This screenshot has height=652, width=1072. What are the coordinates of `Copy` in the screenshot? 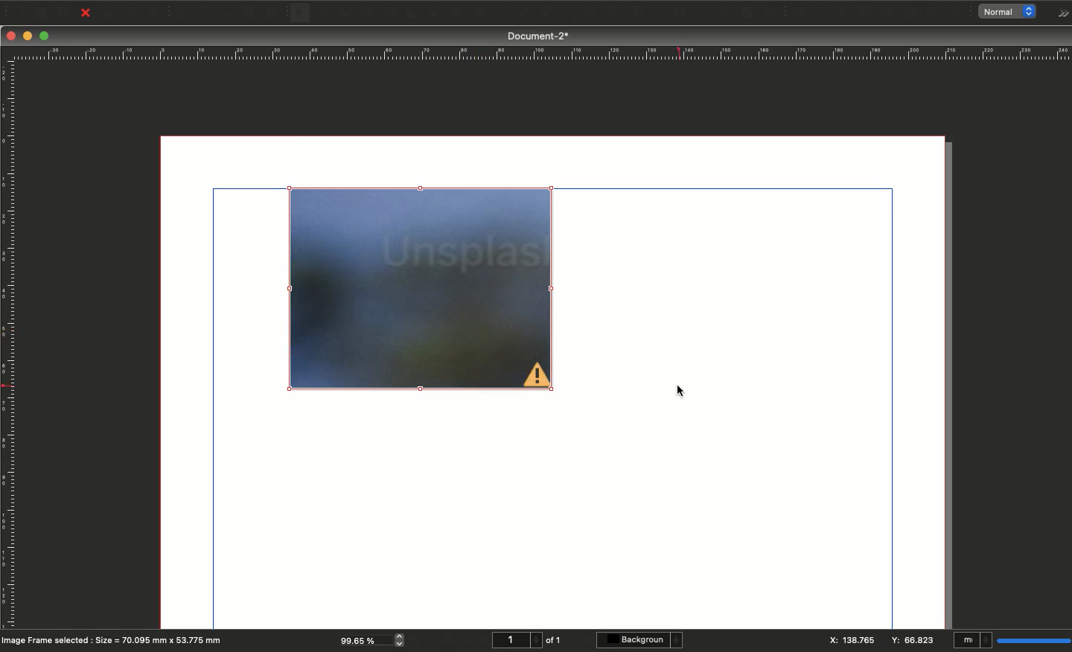 It's located at (250, 13).